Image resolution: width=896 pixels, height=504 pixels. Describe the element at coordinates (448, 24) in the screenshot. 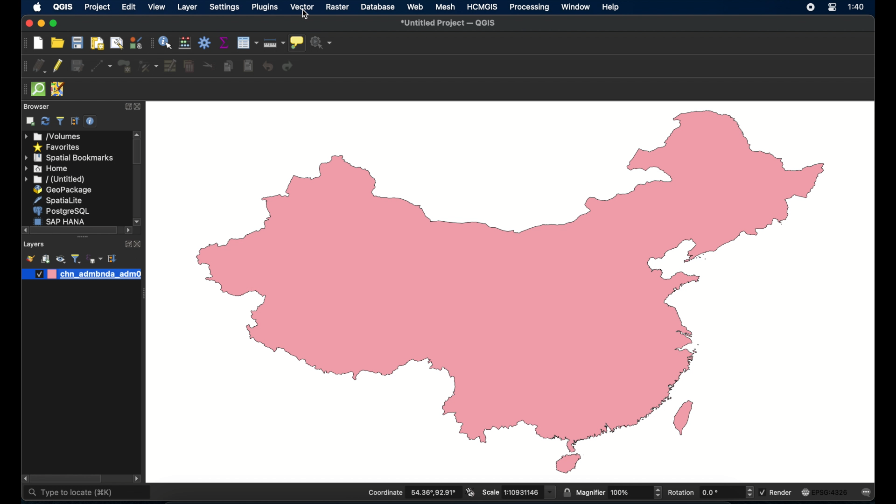

I see `untitled project - QGIS` at that location.